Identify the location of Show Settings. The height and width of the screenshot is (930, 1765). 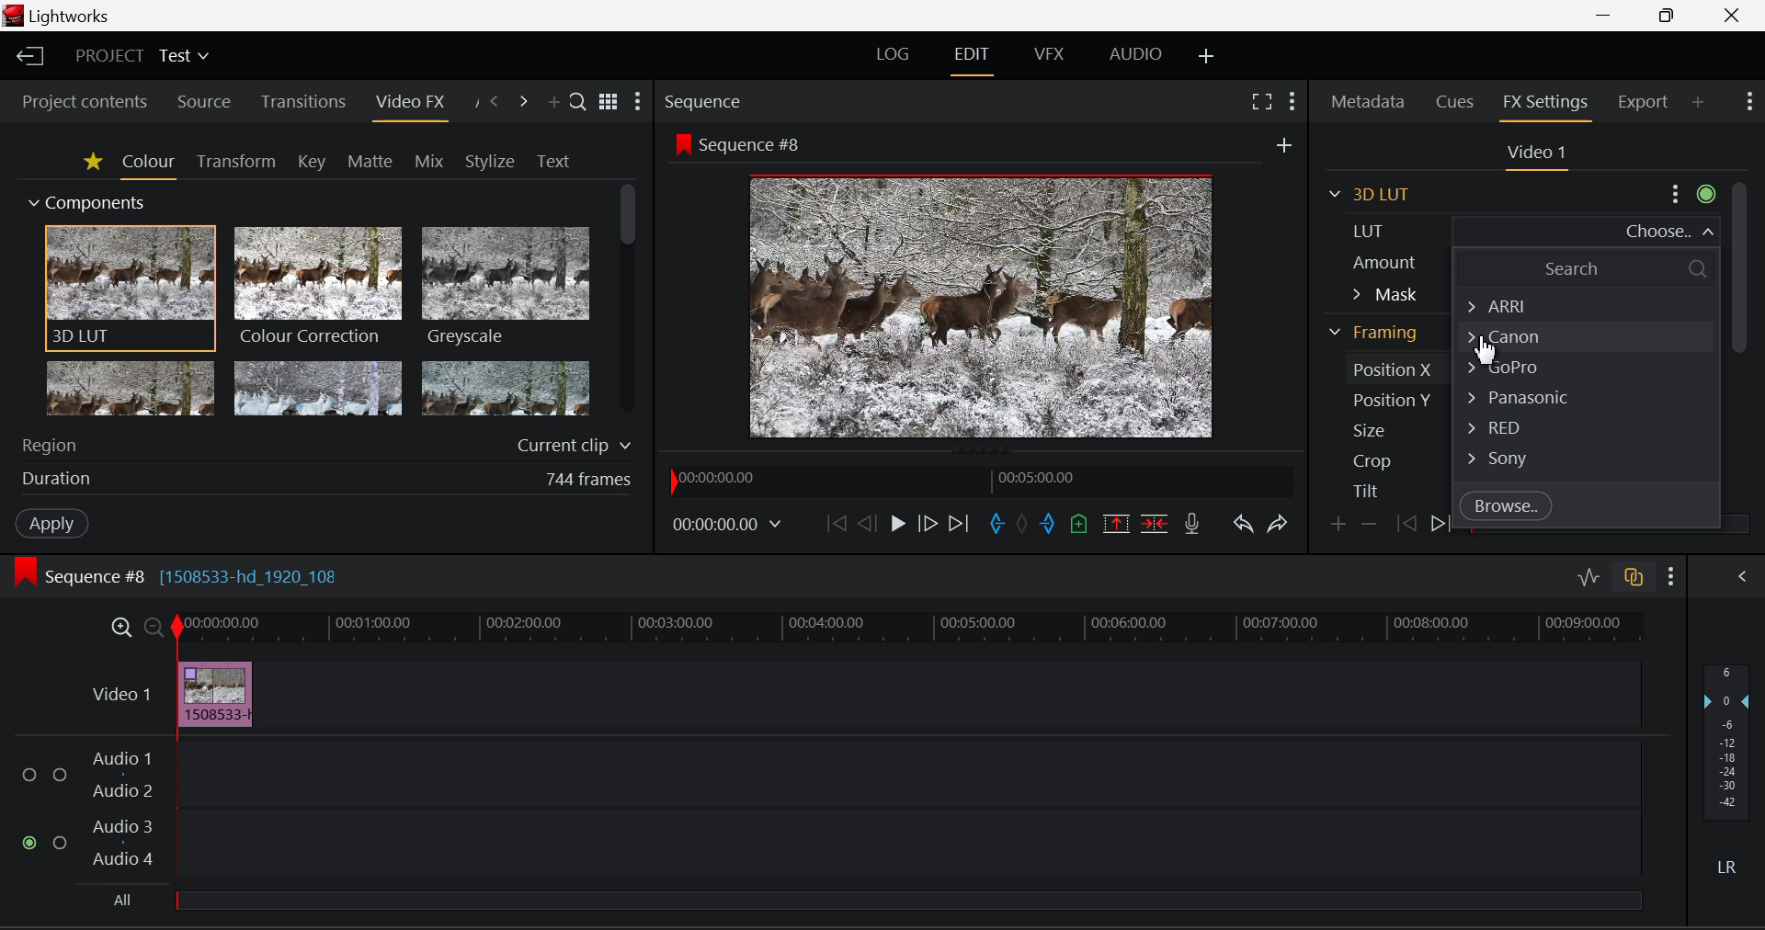
(640, 102).